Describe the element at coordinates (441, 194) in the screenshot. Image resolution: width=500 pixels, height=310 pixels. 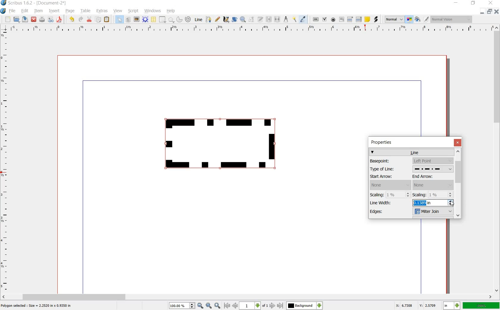
I see `1%` at that location.